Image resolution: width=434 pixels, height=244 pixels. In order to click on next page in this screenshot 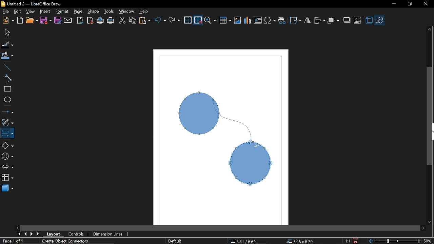, I will do `click(32, 233)`.